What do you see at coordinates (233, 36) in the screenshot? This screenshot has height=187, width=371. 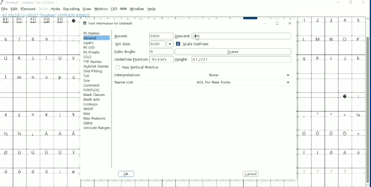 I see `Descent` at bounding box center [233, 36].